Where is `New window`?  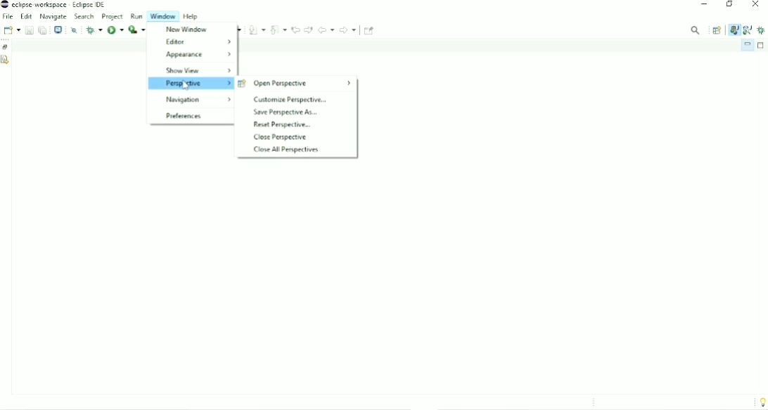 New window is located at coordinates (186, 29).